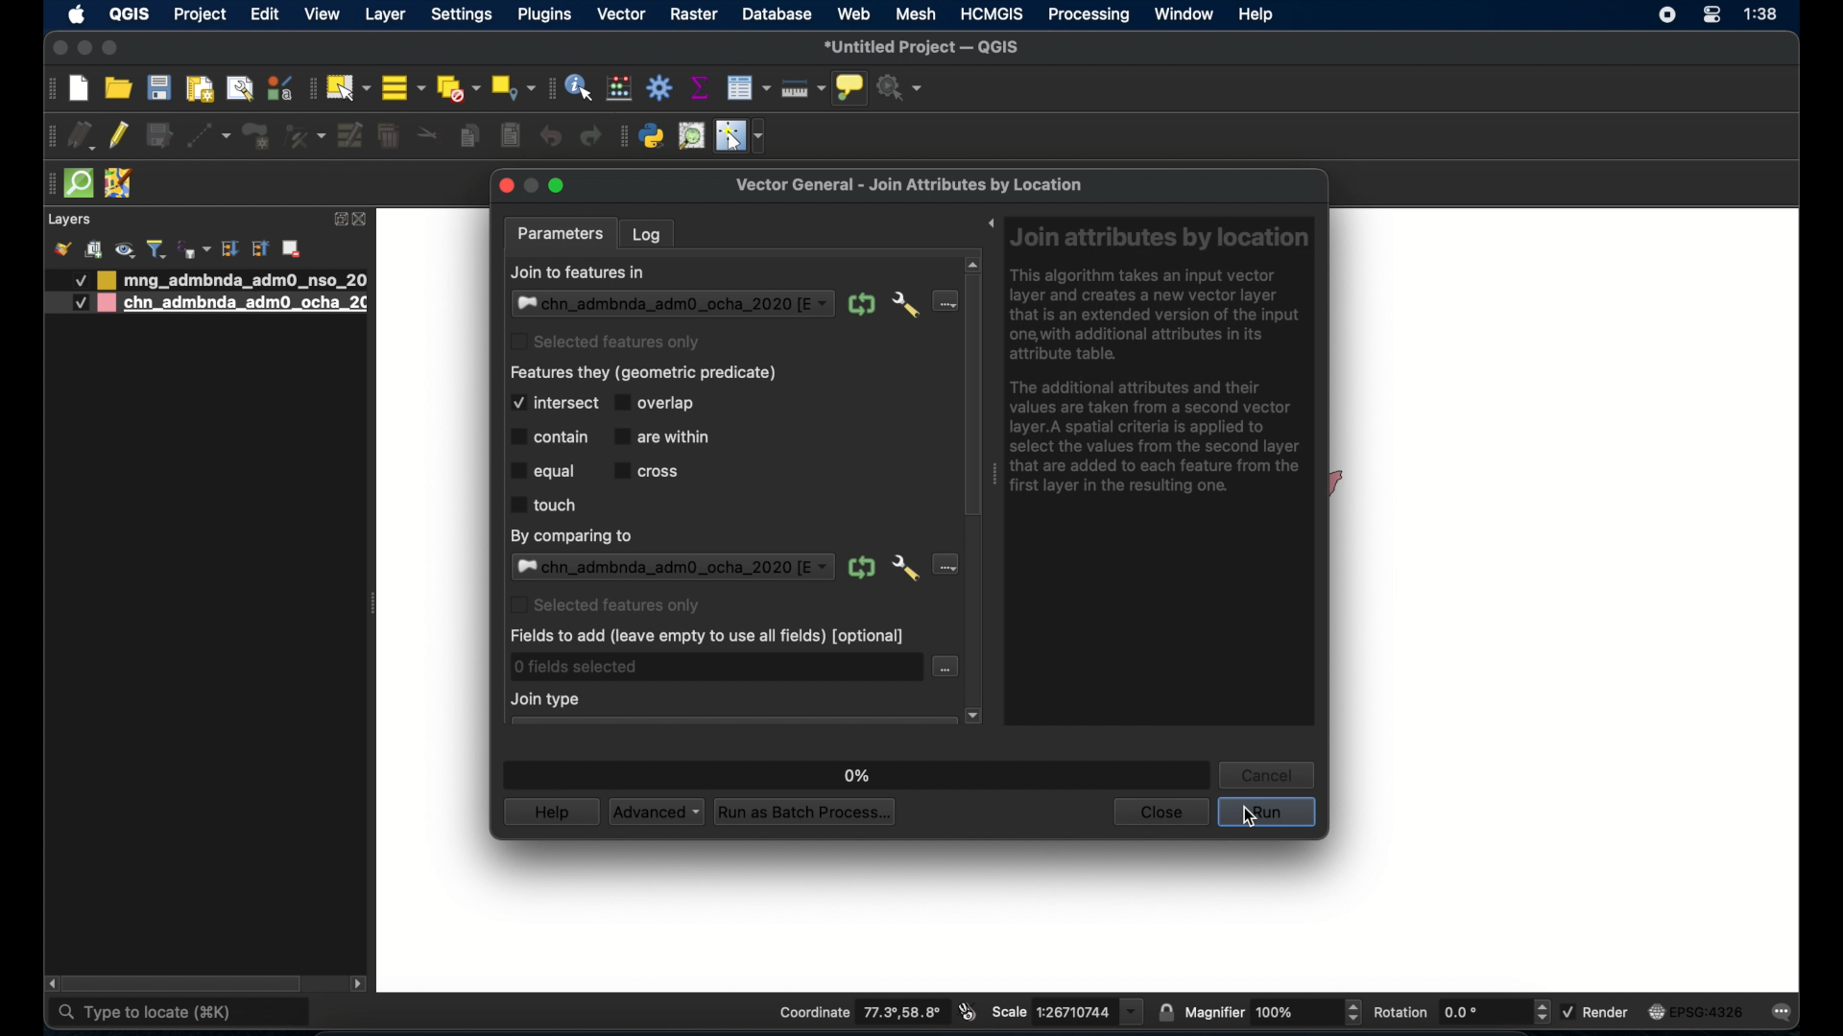 The width and height of the screenshot is (1843, 1036). Describe the element at coordinates (209, 136) in the screenshot. I see `digitize with segment` at that location.